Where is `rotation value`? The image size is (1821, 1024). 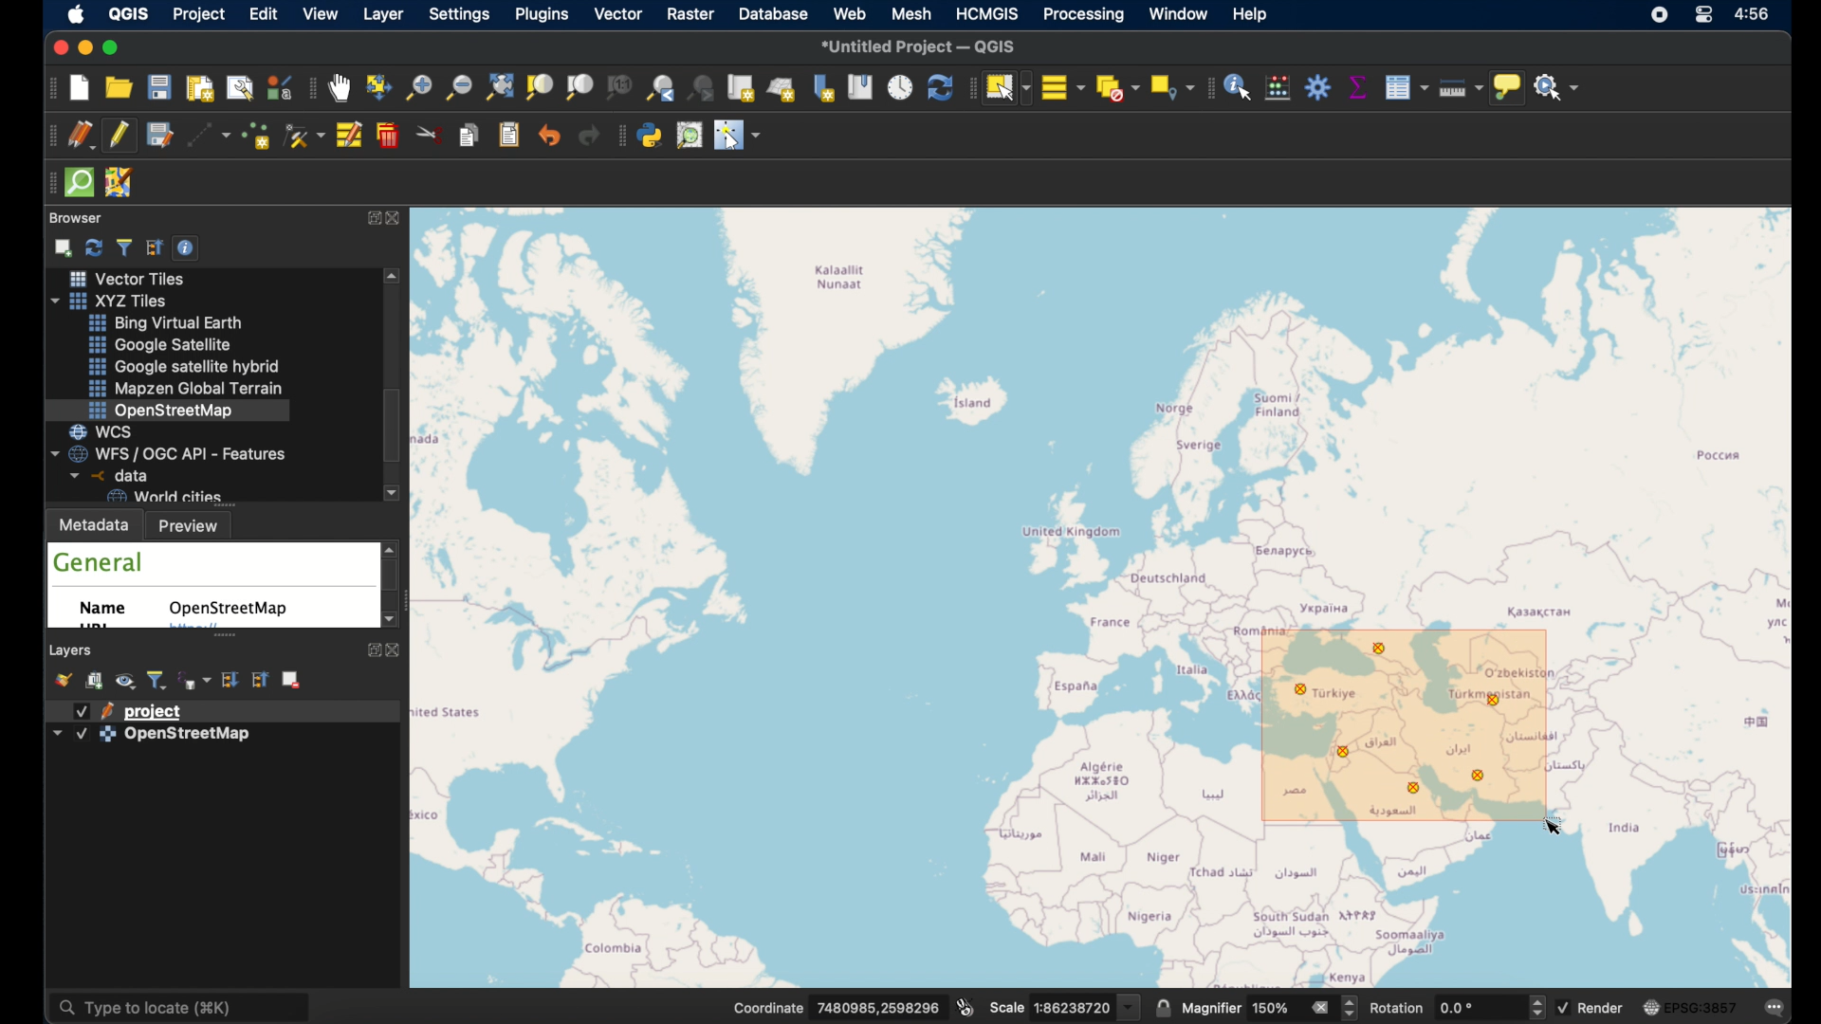 rotation value is located at coordinates (1461, 1007).